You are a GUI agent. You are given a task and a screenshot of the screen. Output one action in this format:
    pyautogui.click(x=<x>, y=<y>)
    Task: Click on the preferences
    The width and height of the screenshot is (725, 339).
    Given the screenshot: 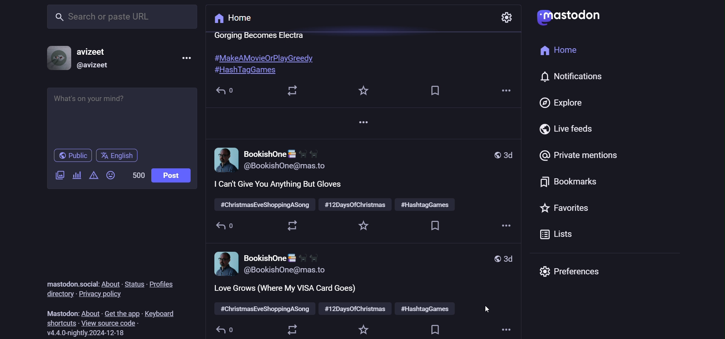 What is the action you would take?
    pyautogui.click(x=570, y=271)
    